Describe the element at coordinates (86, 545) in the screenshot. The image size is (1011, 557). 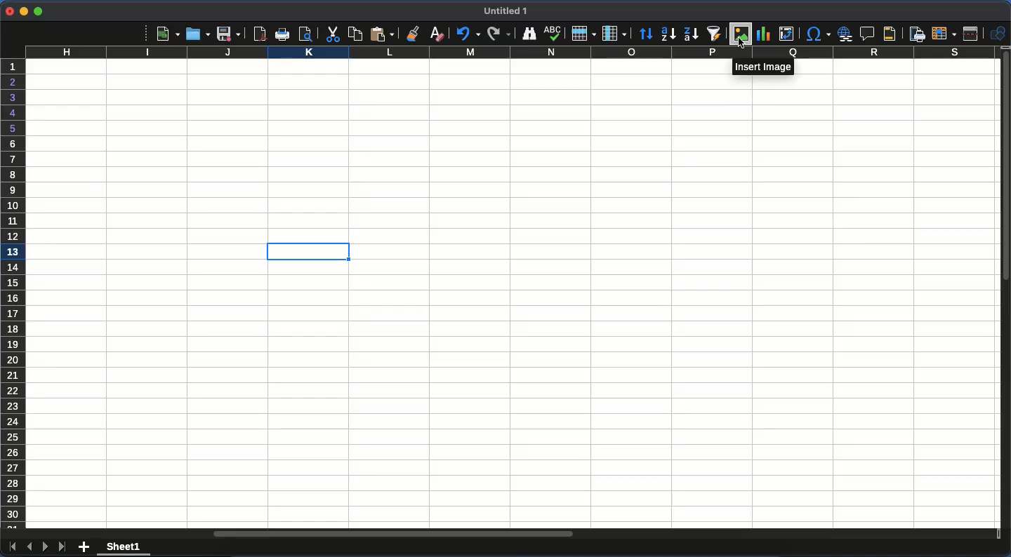
I see `add` at that location.